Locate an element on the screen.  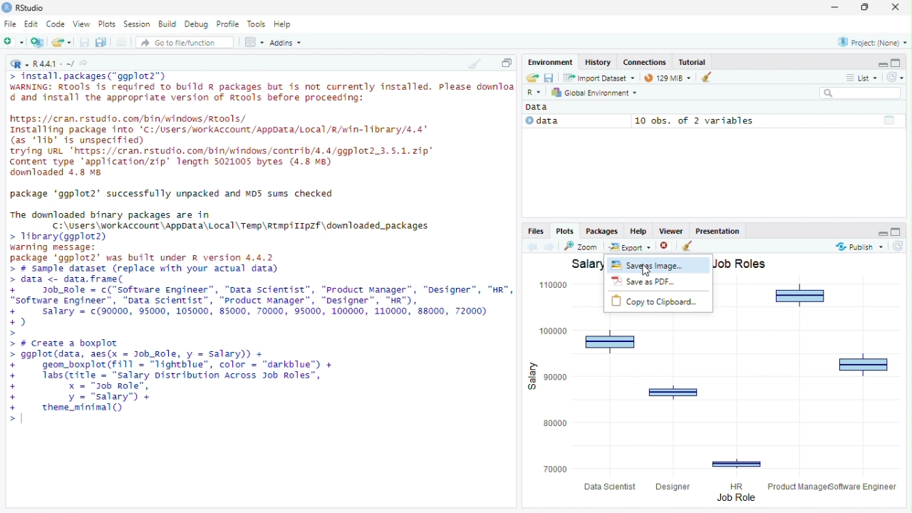
Minimize is located at coordinates (834, 8).